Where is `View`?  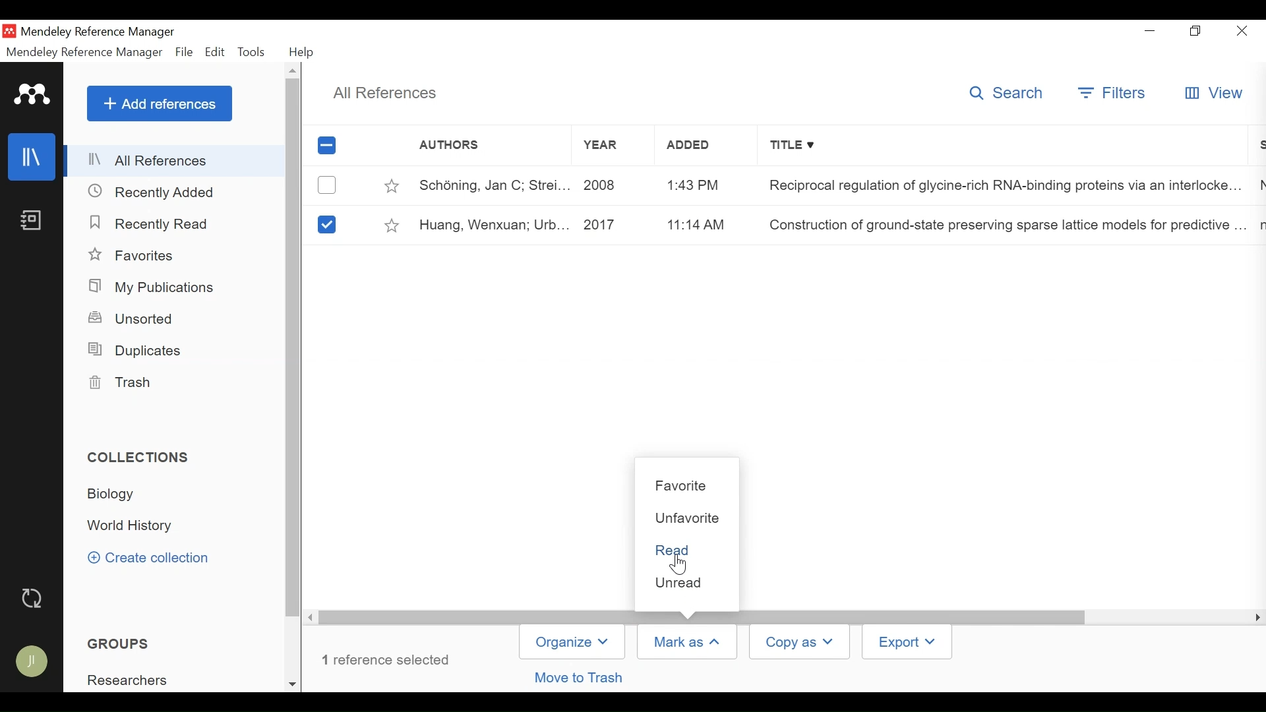 View is located at coordinates (1214, 94).